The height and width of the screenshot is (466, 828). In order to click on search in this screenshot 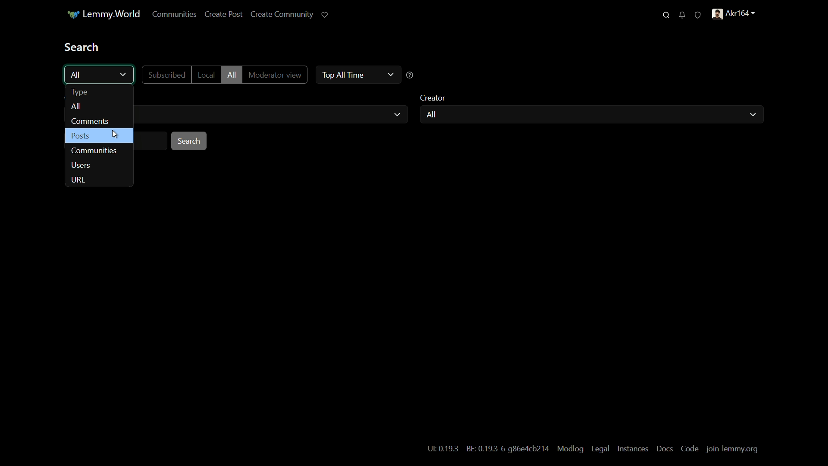, I will do `click(190, 141)`.